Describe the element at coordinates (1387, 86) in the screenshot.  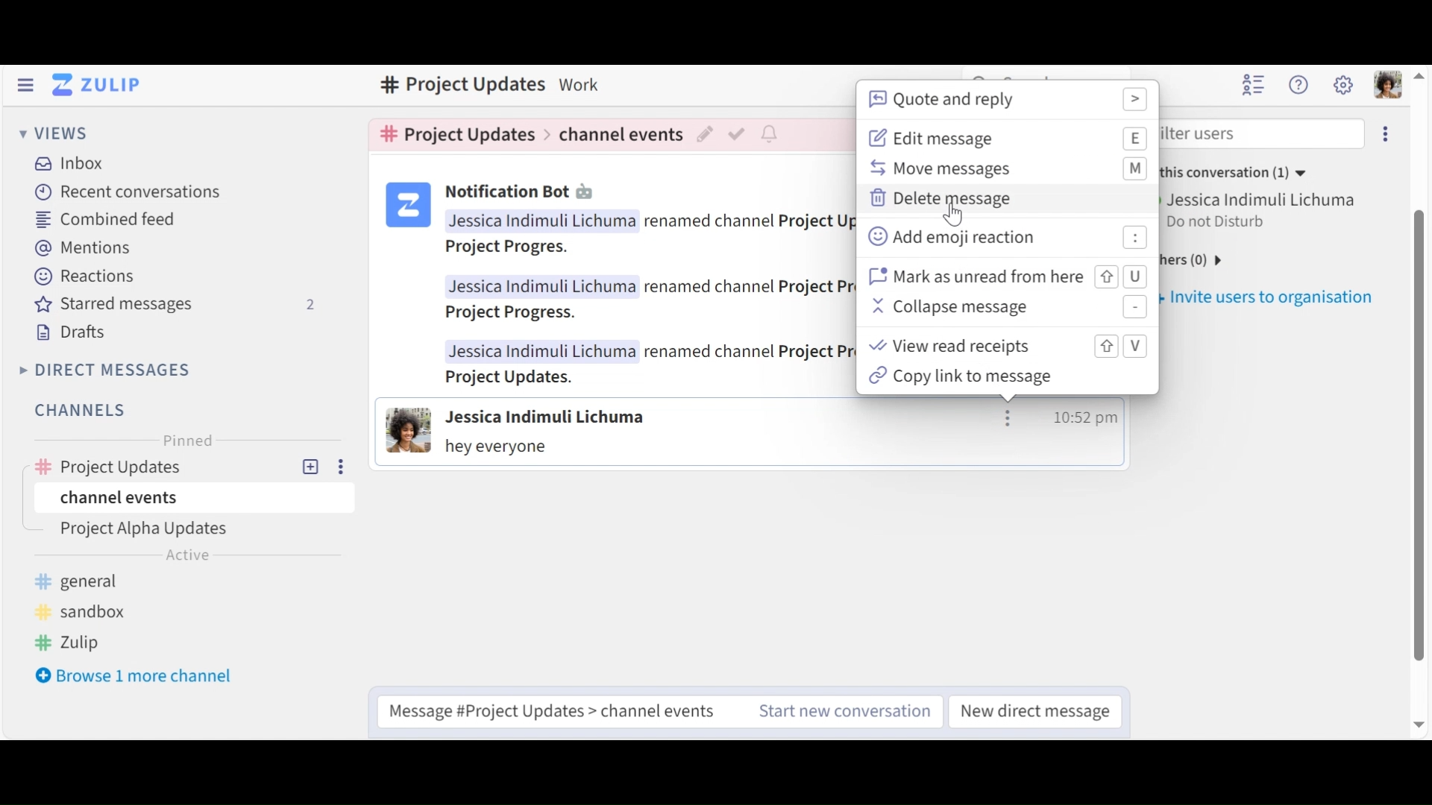
I see `Personal menu` at that location.